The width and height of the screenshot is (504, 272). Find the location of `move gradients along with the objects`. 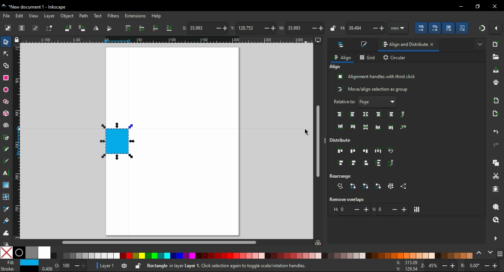

move gradients along with the objects is located at coordinates (448, 28).